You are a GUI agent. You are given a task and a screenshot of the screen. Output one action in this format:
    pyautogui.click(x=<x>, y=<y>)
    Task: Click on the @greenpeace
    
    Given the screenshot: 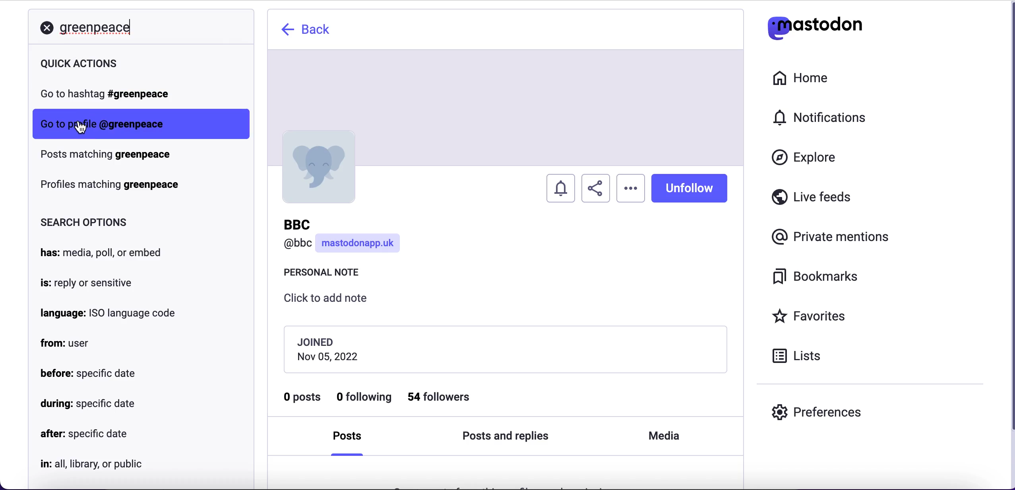 What is the action you would take?
    pyautogui.click(x=131, y=123)
    